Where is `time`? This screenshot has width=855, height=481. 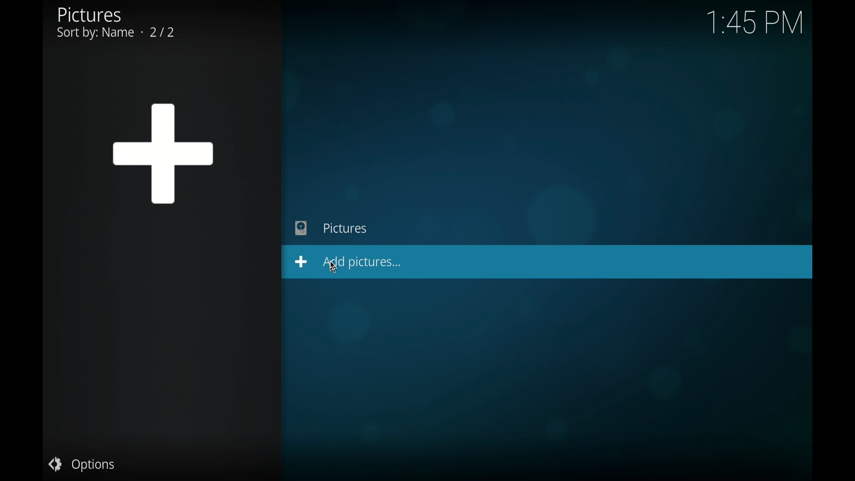 time is located at coordinates (754, 23).